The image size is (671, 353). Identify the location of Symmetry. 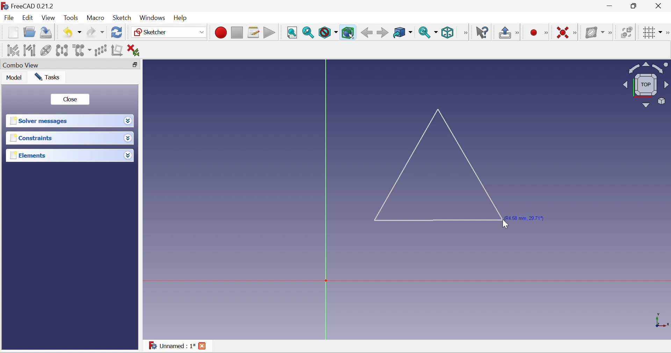
(62, 50).